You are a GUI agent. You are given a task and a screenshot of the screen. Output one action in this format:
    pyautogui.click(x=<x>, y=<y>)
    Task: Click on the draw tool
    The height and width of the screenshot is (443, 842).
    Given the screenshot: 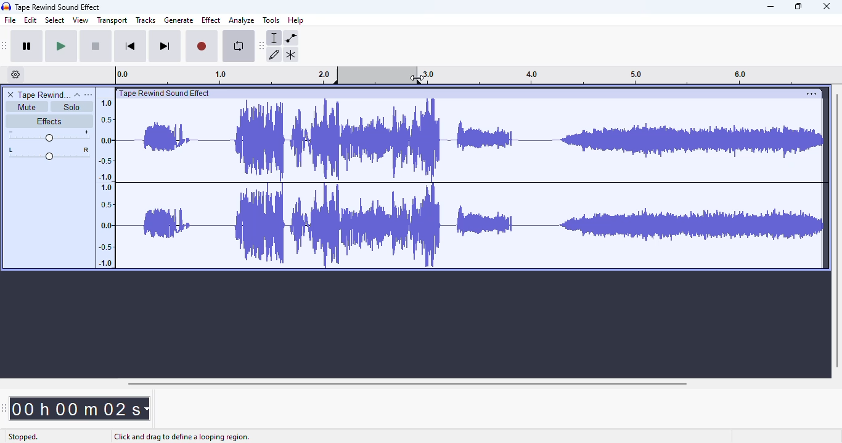 What is the action you would take?
    pyautogui.click(x=276, y=54)
    